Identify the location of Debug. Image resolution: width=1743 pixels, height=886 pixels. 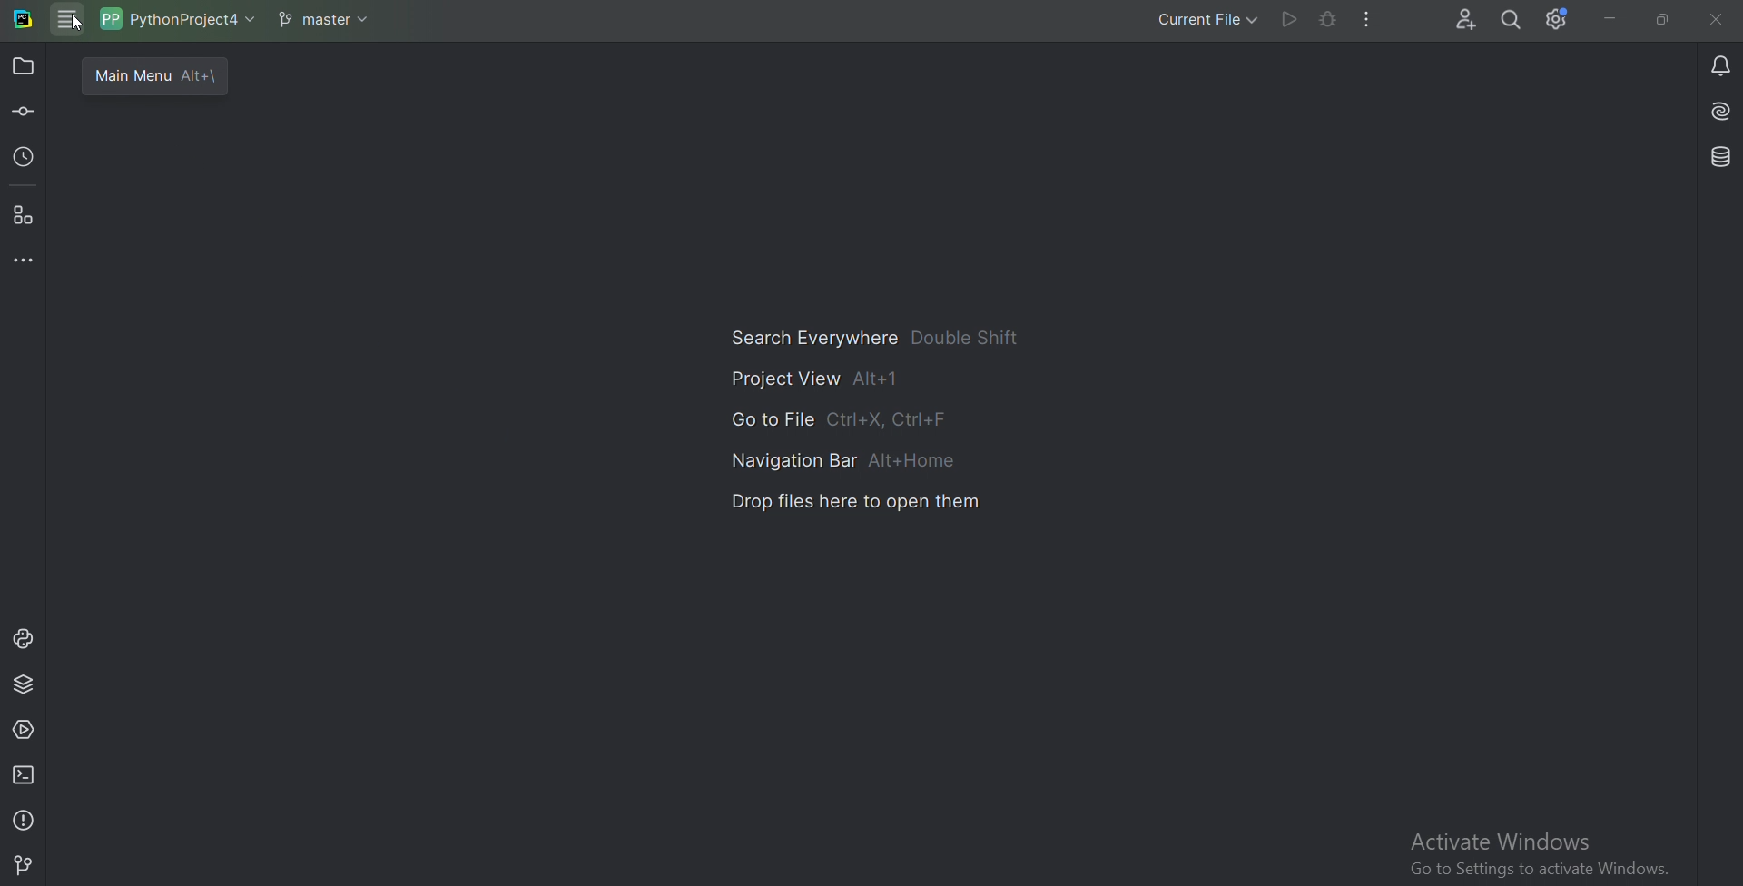
(1326, 20).